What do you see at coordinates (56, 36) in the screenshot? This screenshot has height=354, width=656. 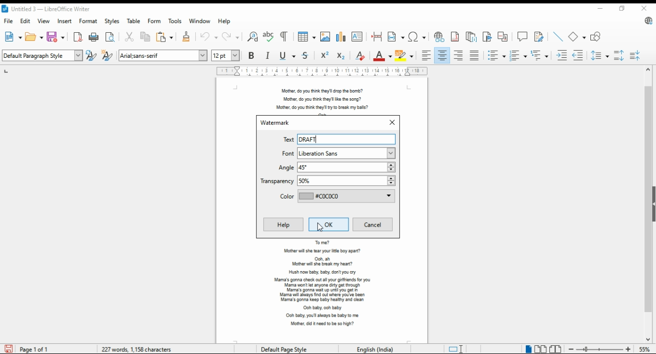 I see `save` at bounding box center [56, 36].